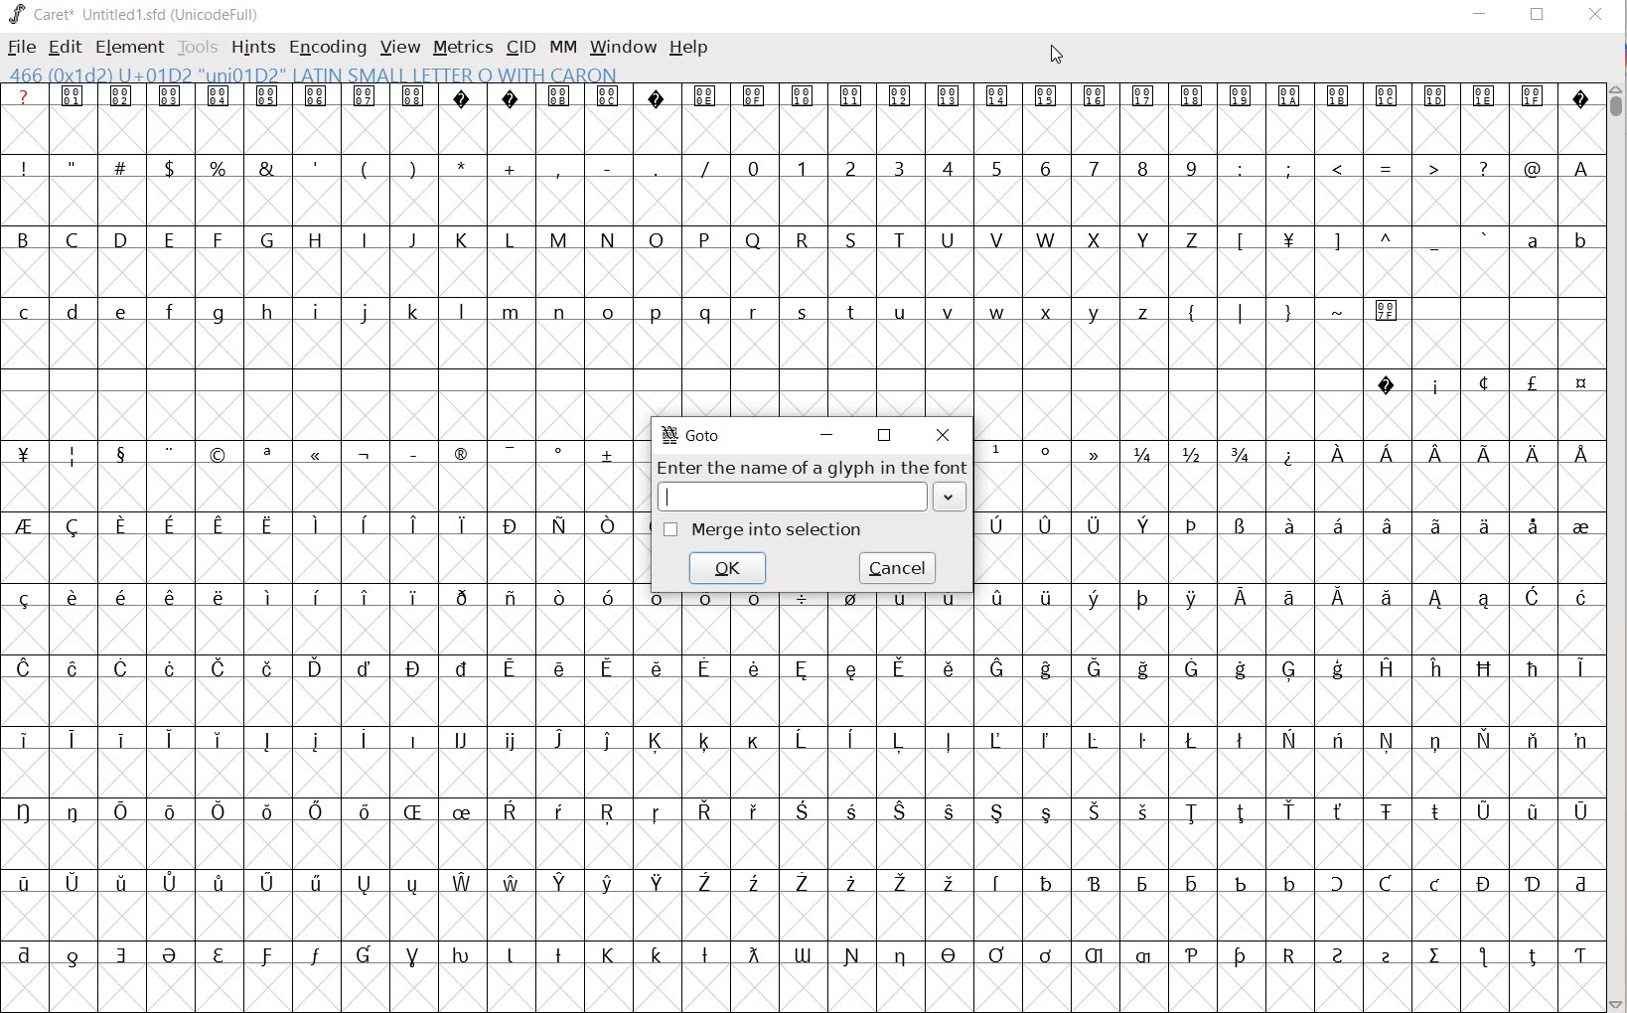 The width and height of the screenshot is (1627, 1013). What do you see at coordinates (1122, 806) in the screenshot?
I see `glyph characters` at bounding box center [1122, 806].